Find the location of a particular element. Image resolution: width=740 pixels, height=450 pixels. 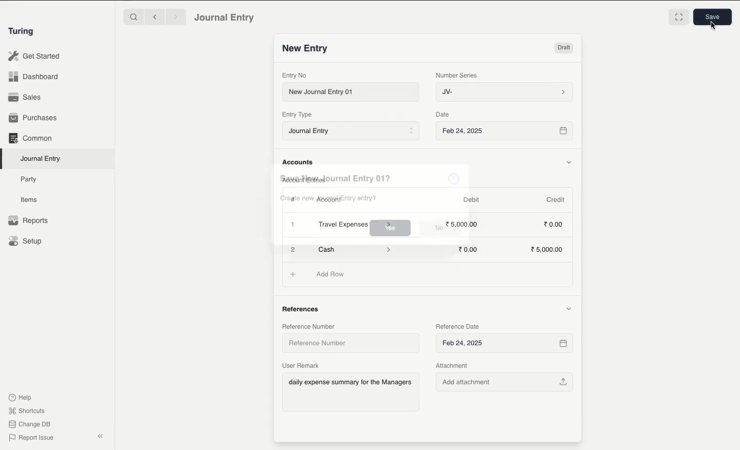

References is located at coordinates (304, 308).